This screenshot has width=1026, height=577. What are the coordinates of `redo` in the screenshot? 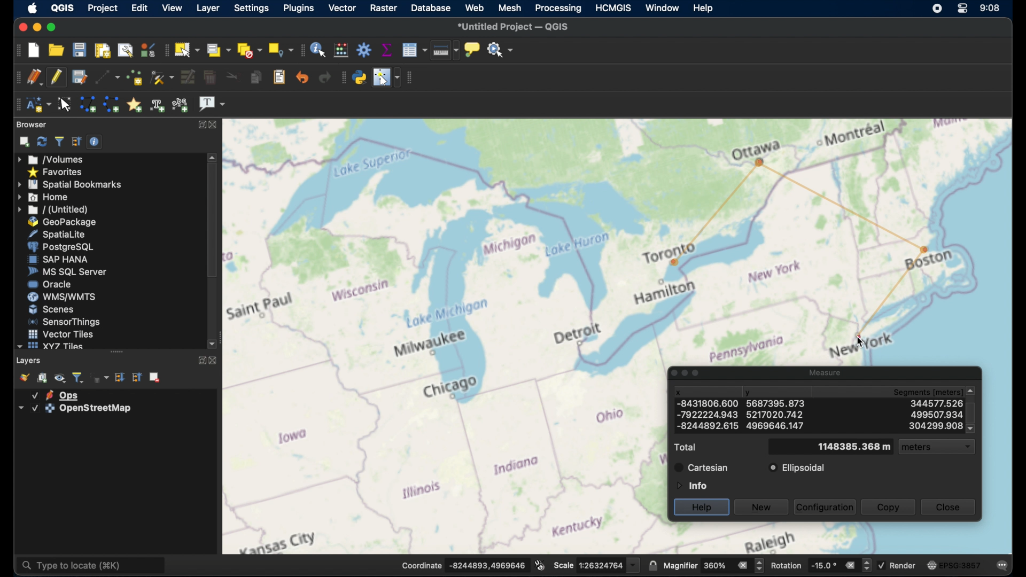 It's located at (325, 77).